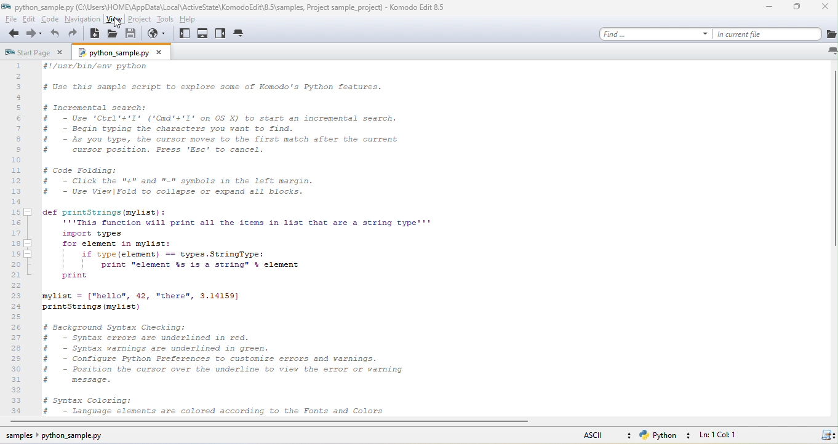 The image size is (838, 444). What do you see at coordinates (826, 8) in the screenshot?
I see `close` at bounding box center [826, 8].